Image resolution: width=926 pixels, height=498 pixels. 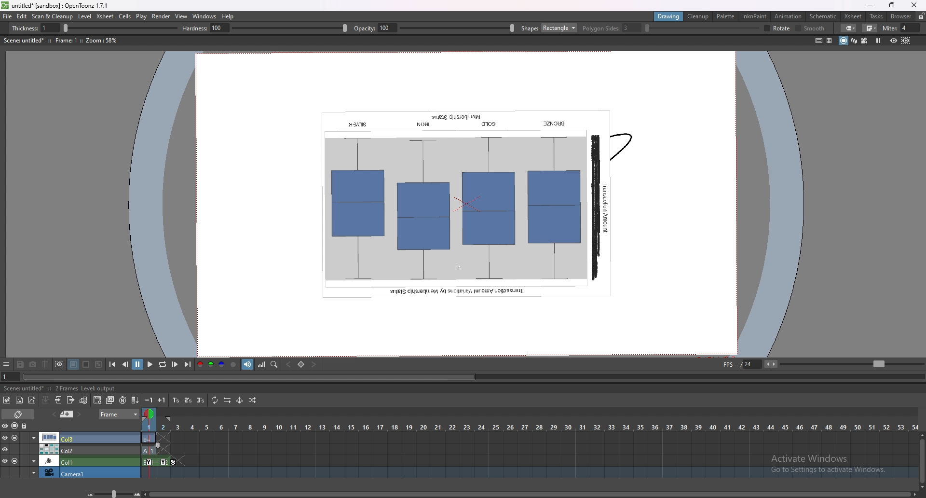 I want to click on blue channel, so click(x=222, y=365).